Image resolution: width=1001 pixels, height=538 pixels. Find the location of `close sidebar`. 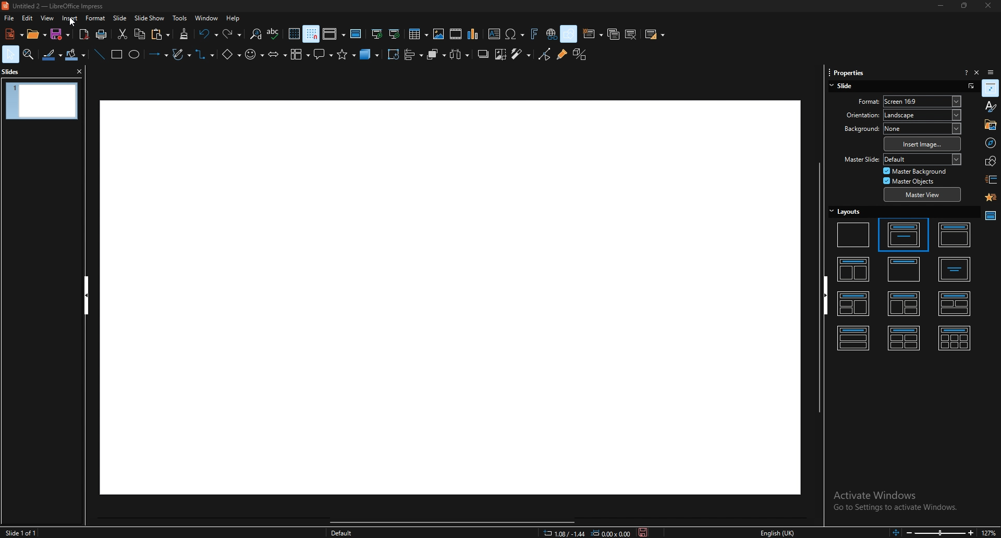

close sidebar is located at coordinates (976, 72).